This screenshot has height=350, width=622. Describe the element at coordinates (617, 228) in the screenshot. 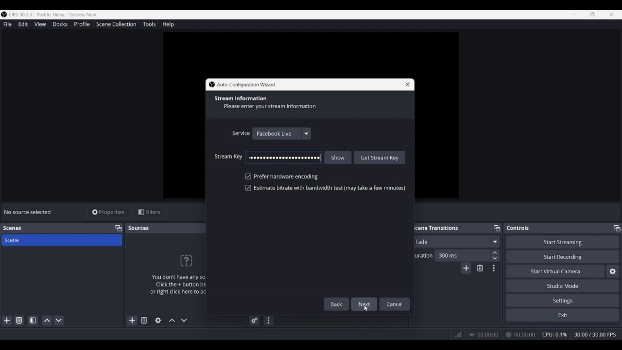

I see `Float controls panel` at that location.